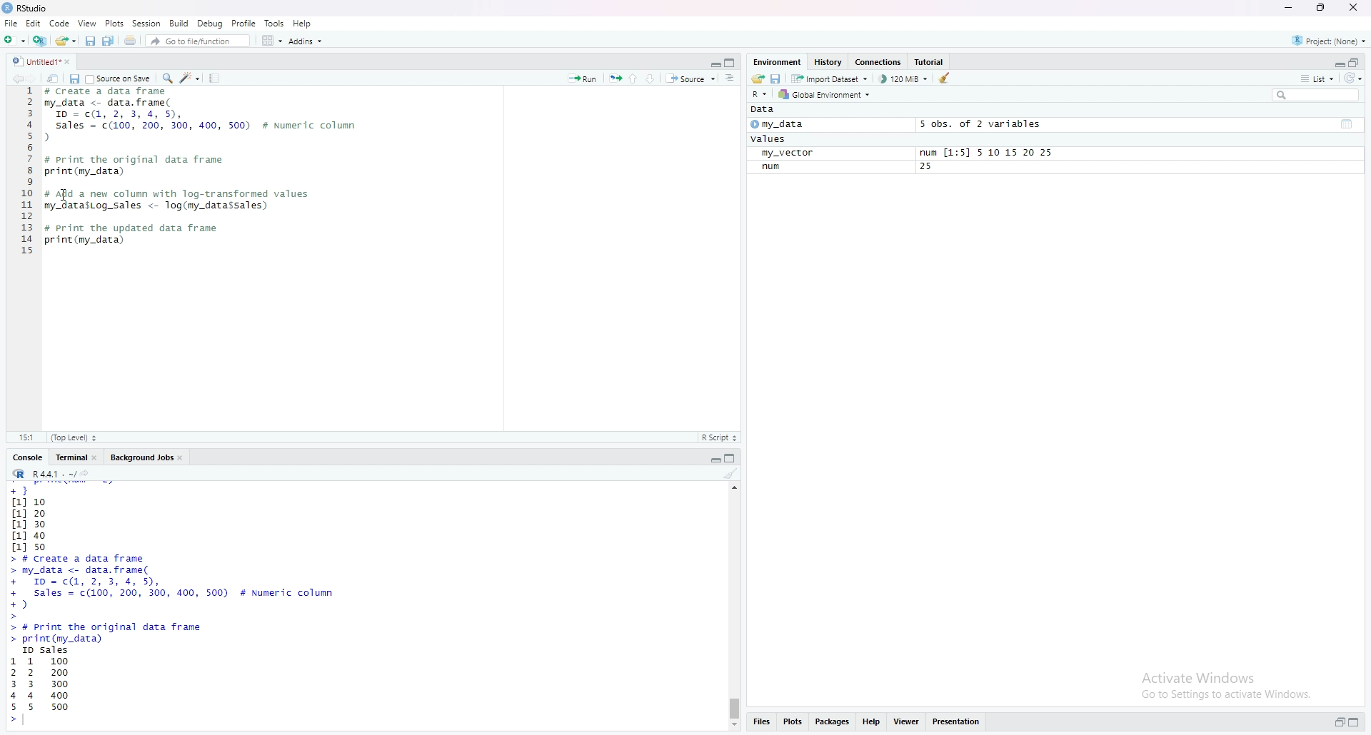 This screenshot has height=735, width=1371. Describe the element at coordinates (244, 23) in the screenshot. I see `Profile` at that location.